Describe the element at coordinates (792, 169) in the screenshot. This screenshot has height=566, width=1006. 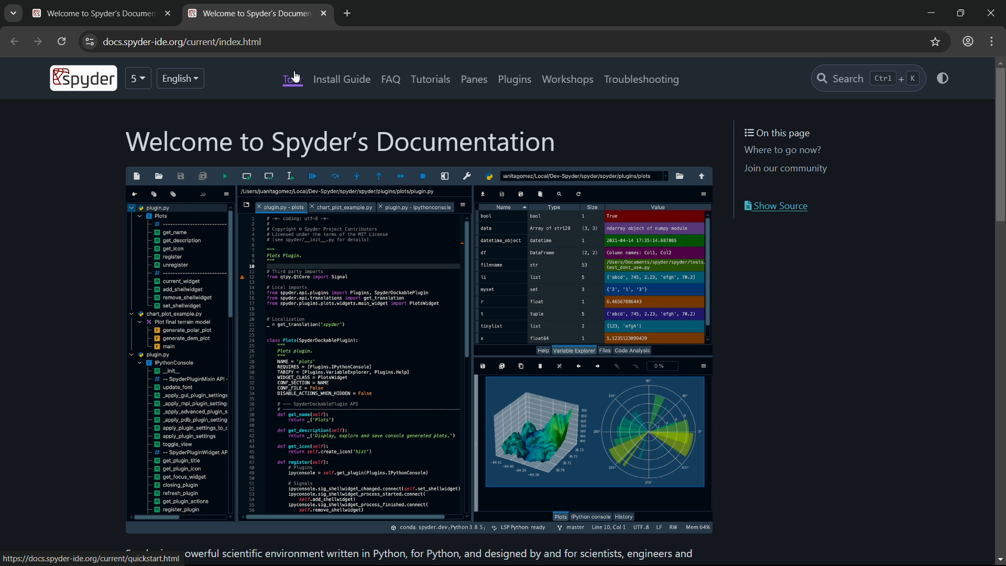
I see `Join our community` at that location.